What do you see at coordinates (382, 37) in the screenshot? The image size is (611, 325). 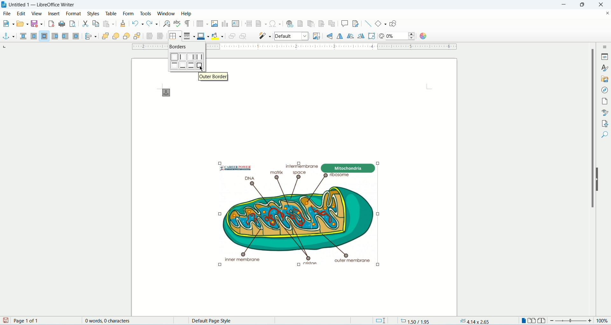 I see `transparency` at bounding box center [382, 37].